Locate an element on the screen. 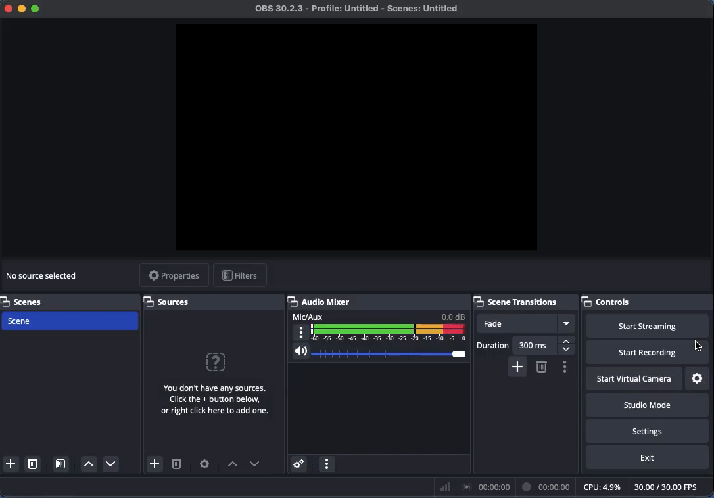 The image size is (714, 498). Options is located at coordinates (564, 367).